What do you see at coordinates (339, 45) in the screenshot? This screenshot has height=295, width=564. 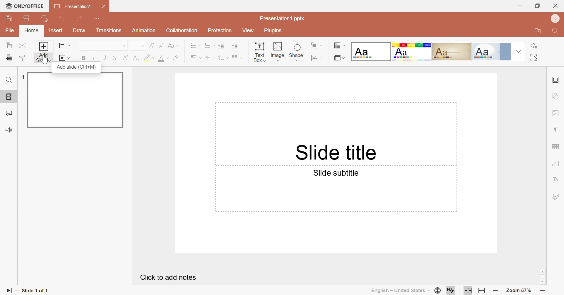 I see `Change color theme` at bounding box center [339, 45].